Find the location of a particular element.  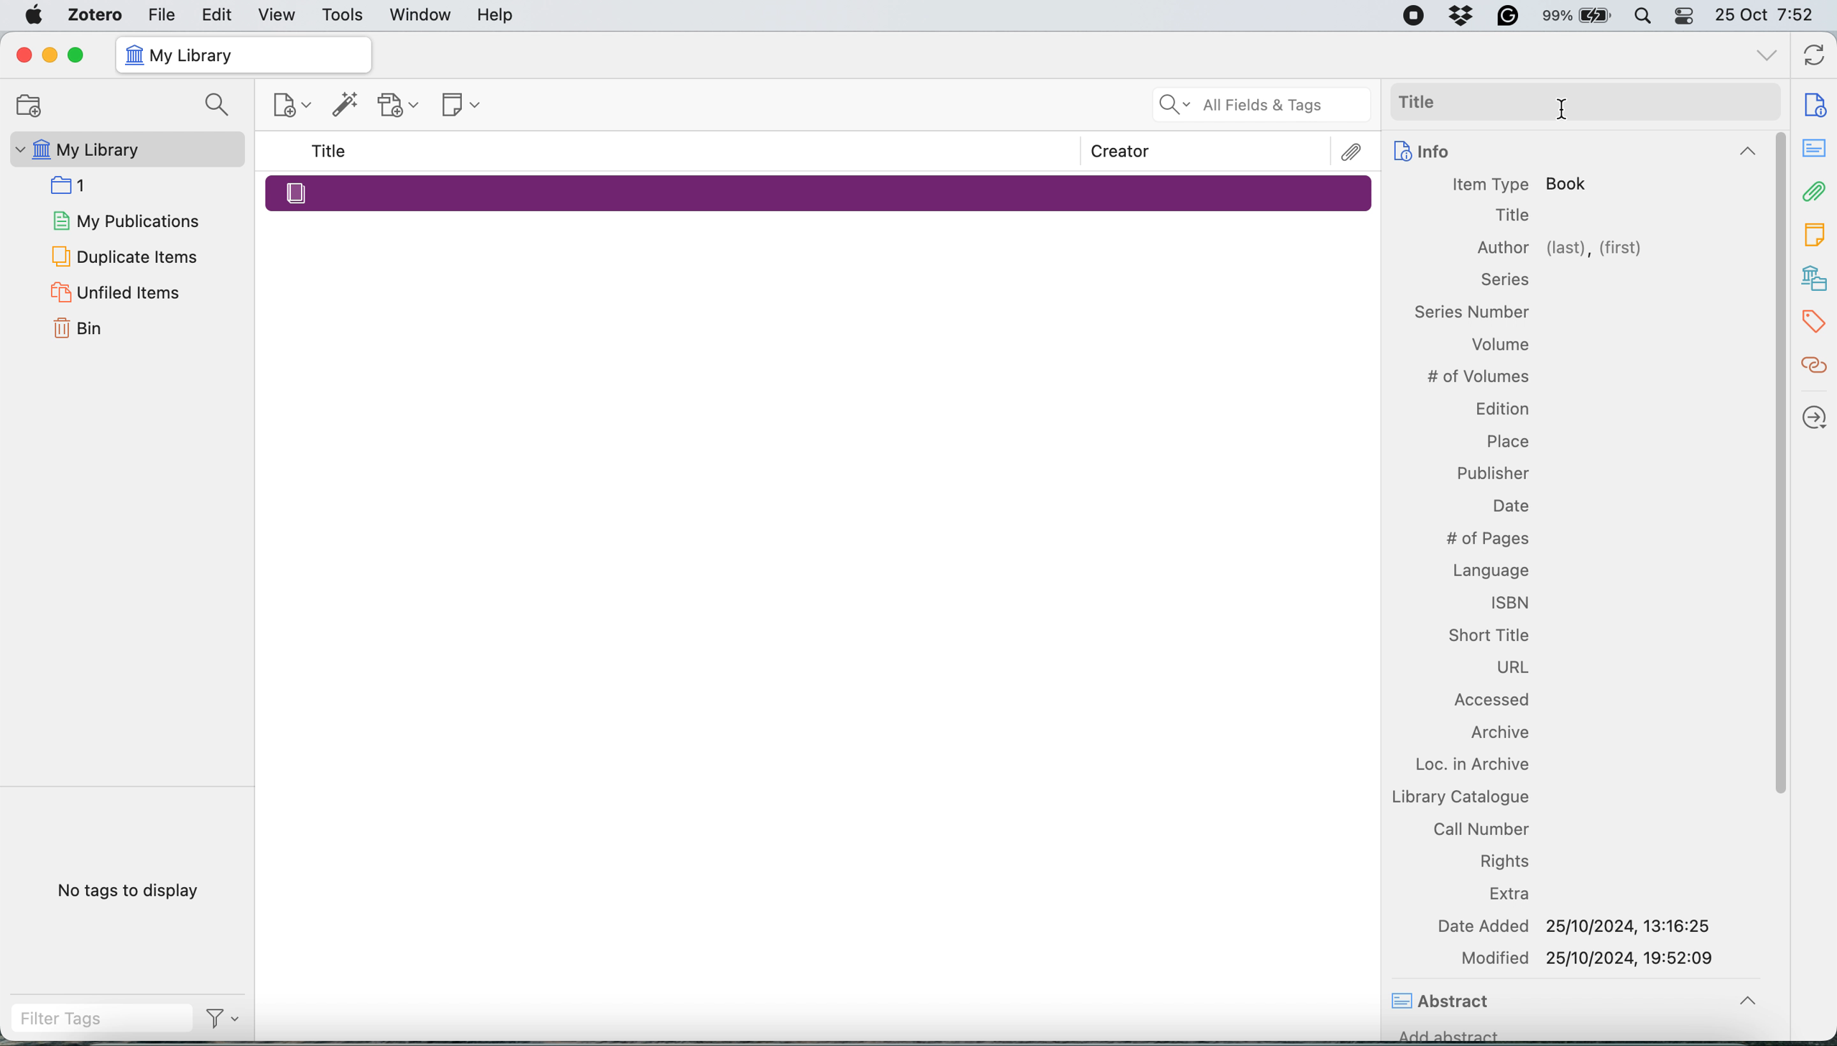

Close is located at coordinates (23, 55).